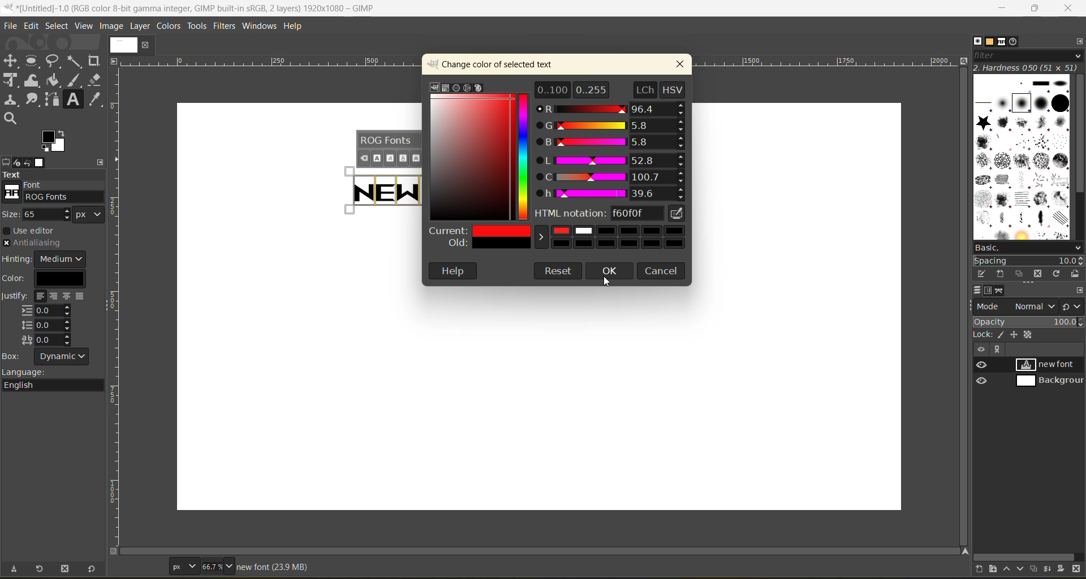 The height and width of the screenshot is (579, 1086). Describe the element at coordinates (1074, 307) in the screenshot. I see `switch to another group of modes` at that location.